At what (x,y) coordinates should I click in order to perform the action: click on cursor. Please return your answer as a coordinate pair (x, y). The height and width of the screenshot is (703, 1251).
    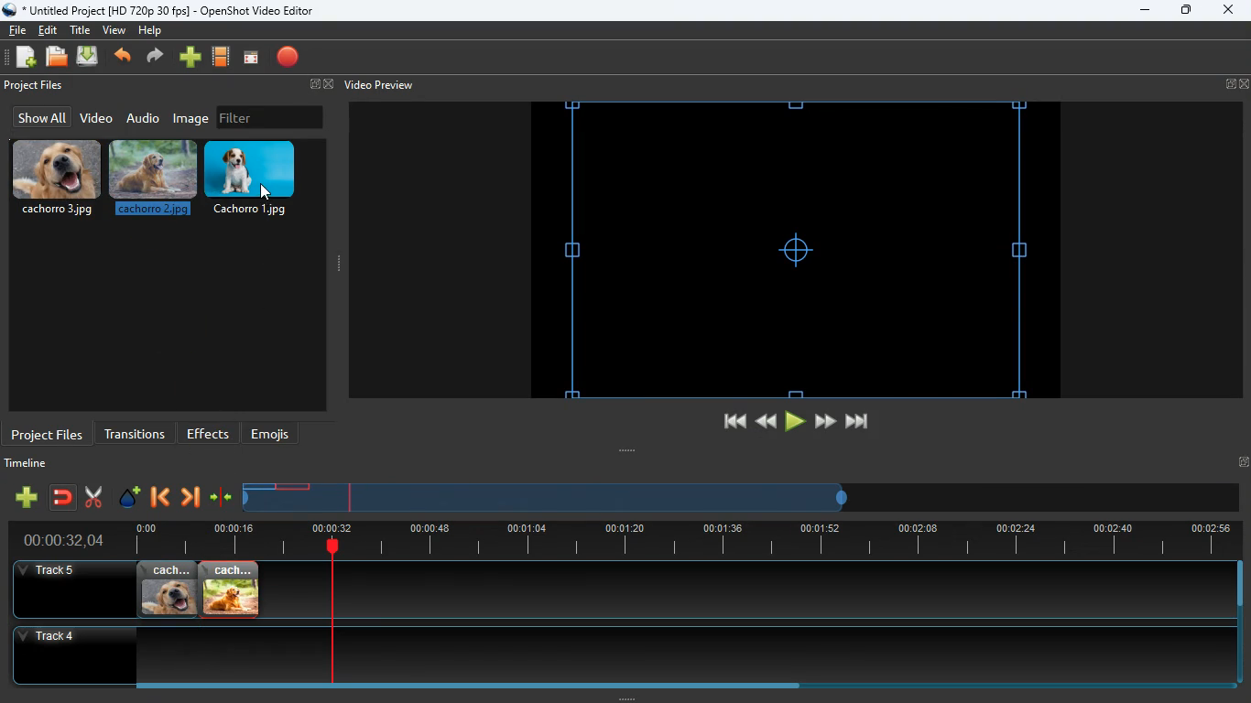
    Looking at the image, I should click on (264, 191).